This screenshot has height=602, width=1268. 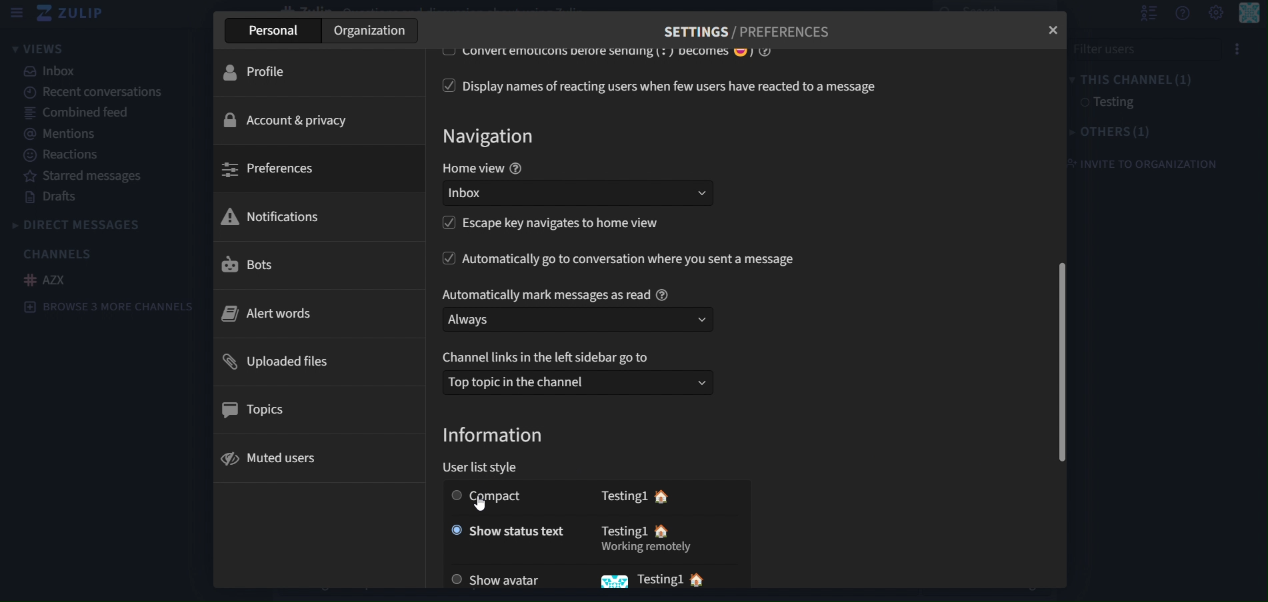 I want to click on compact , so click(x=509, y=498).